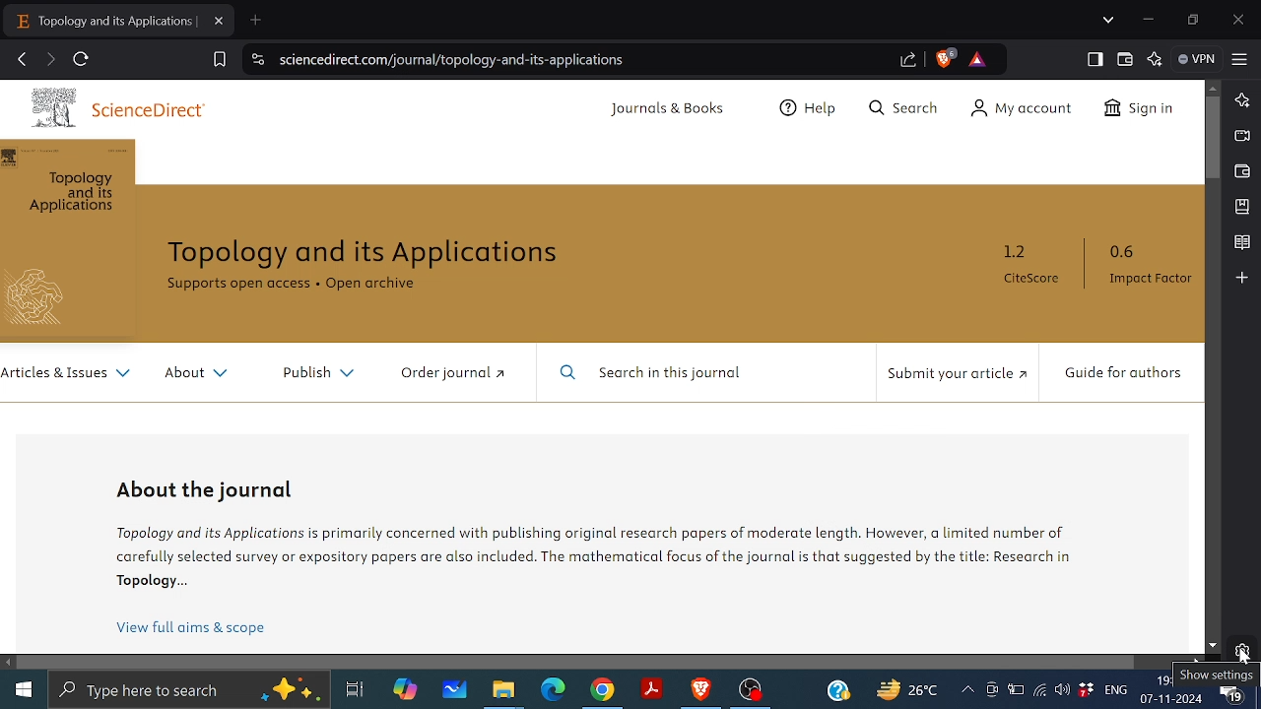 The height and width of the screenshot is (709, 1261). What do you see at coordinates (1196, 59) in the screenshot?
I see `VPN` at bounding box center [1196, 59].